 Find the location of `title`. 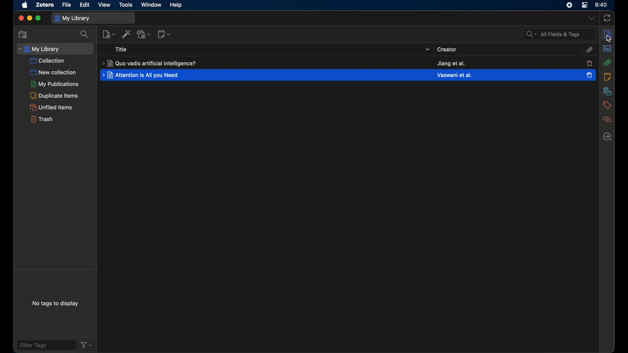

title is located at coordinates (149, 63).